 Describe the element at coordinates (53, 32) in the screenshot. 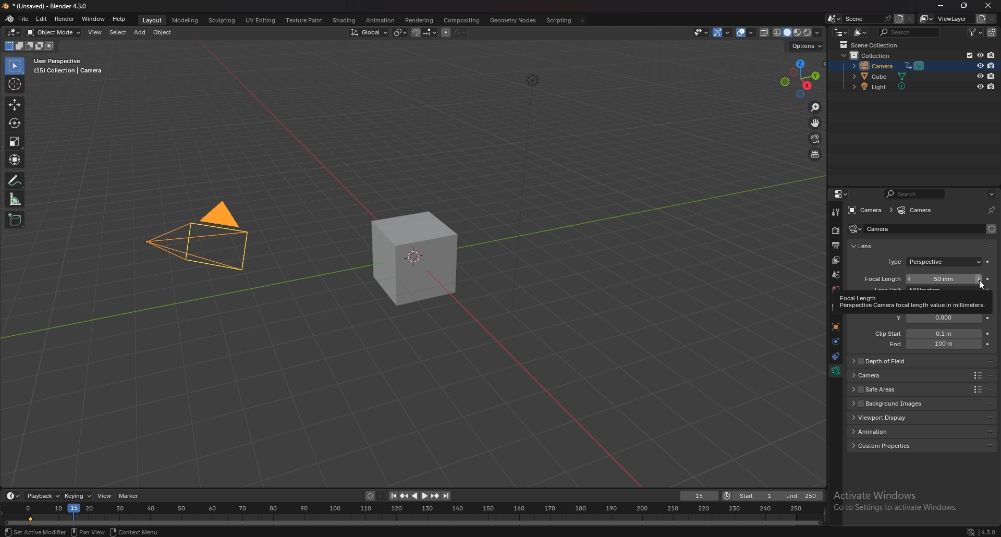

I see `object mode` at that location.